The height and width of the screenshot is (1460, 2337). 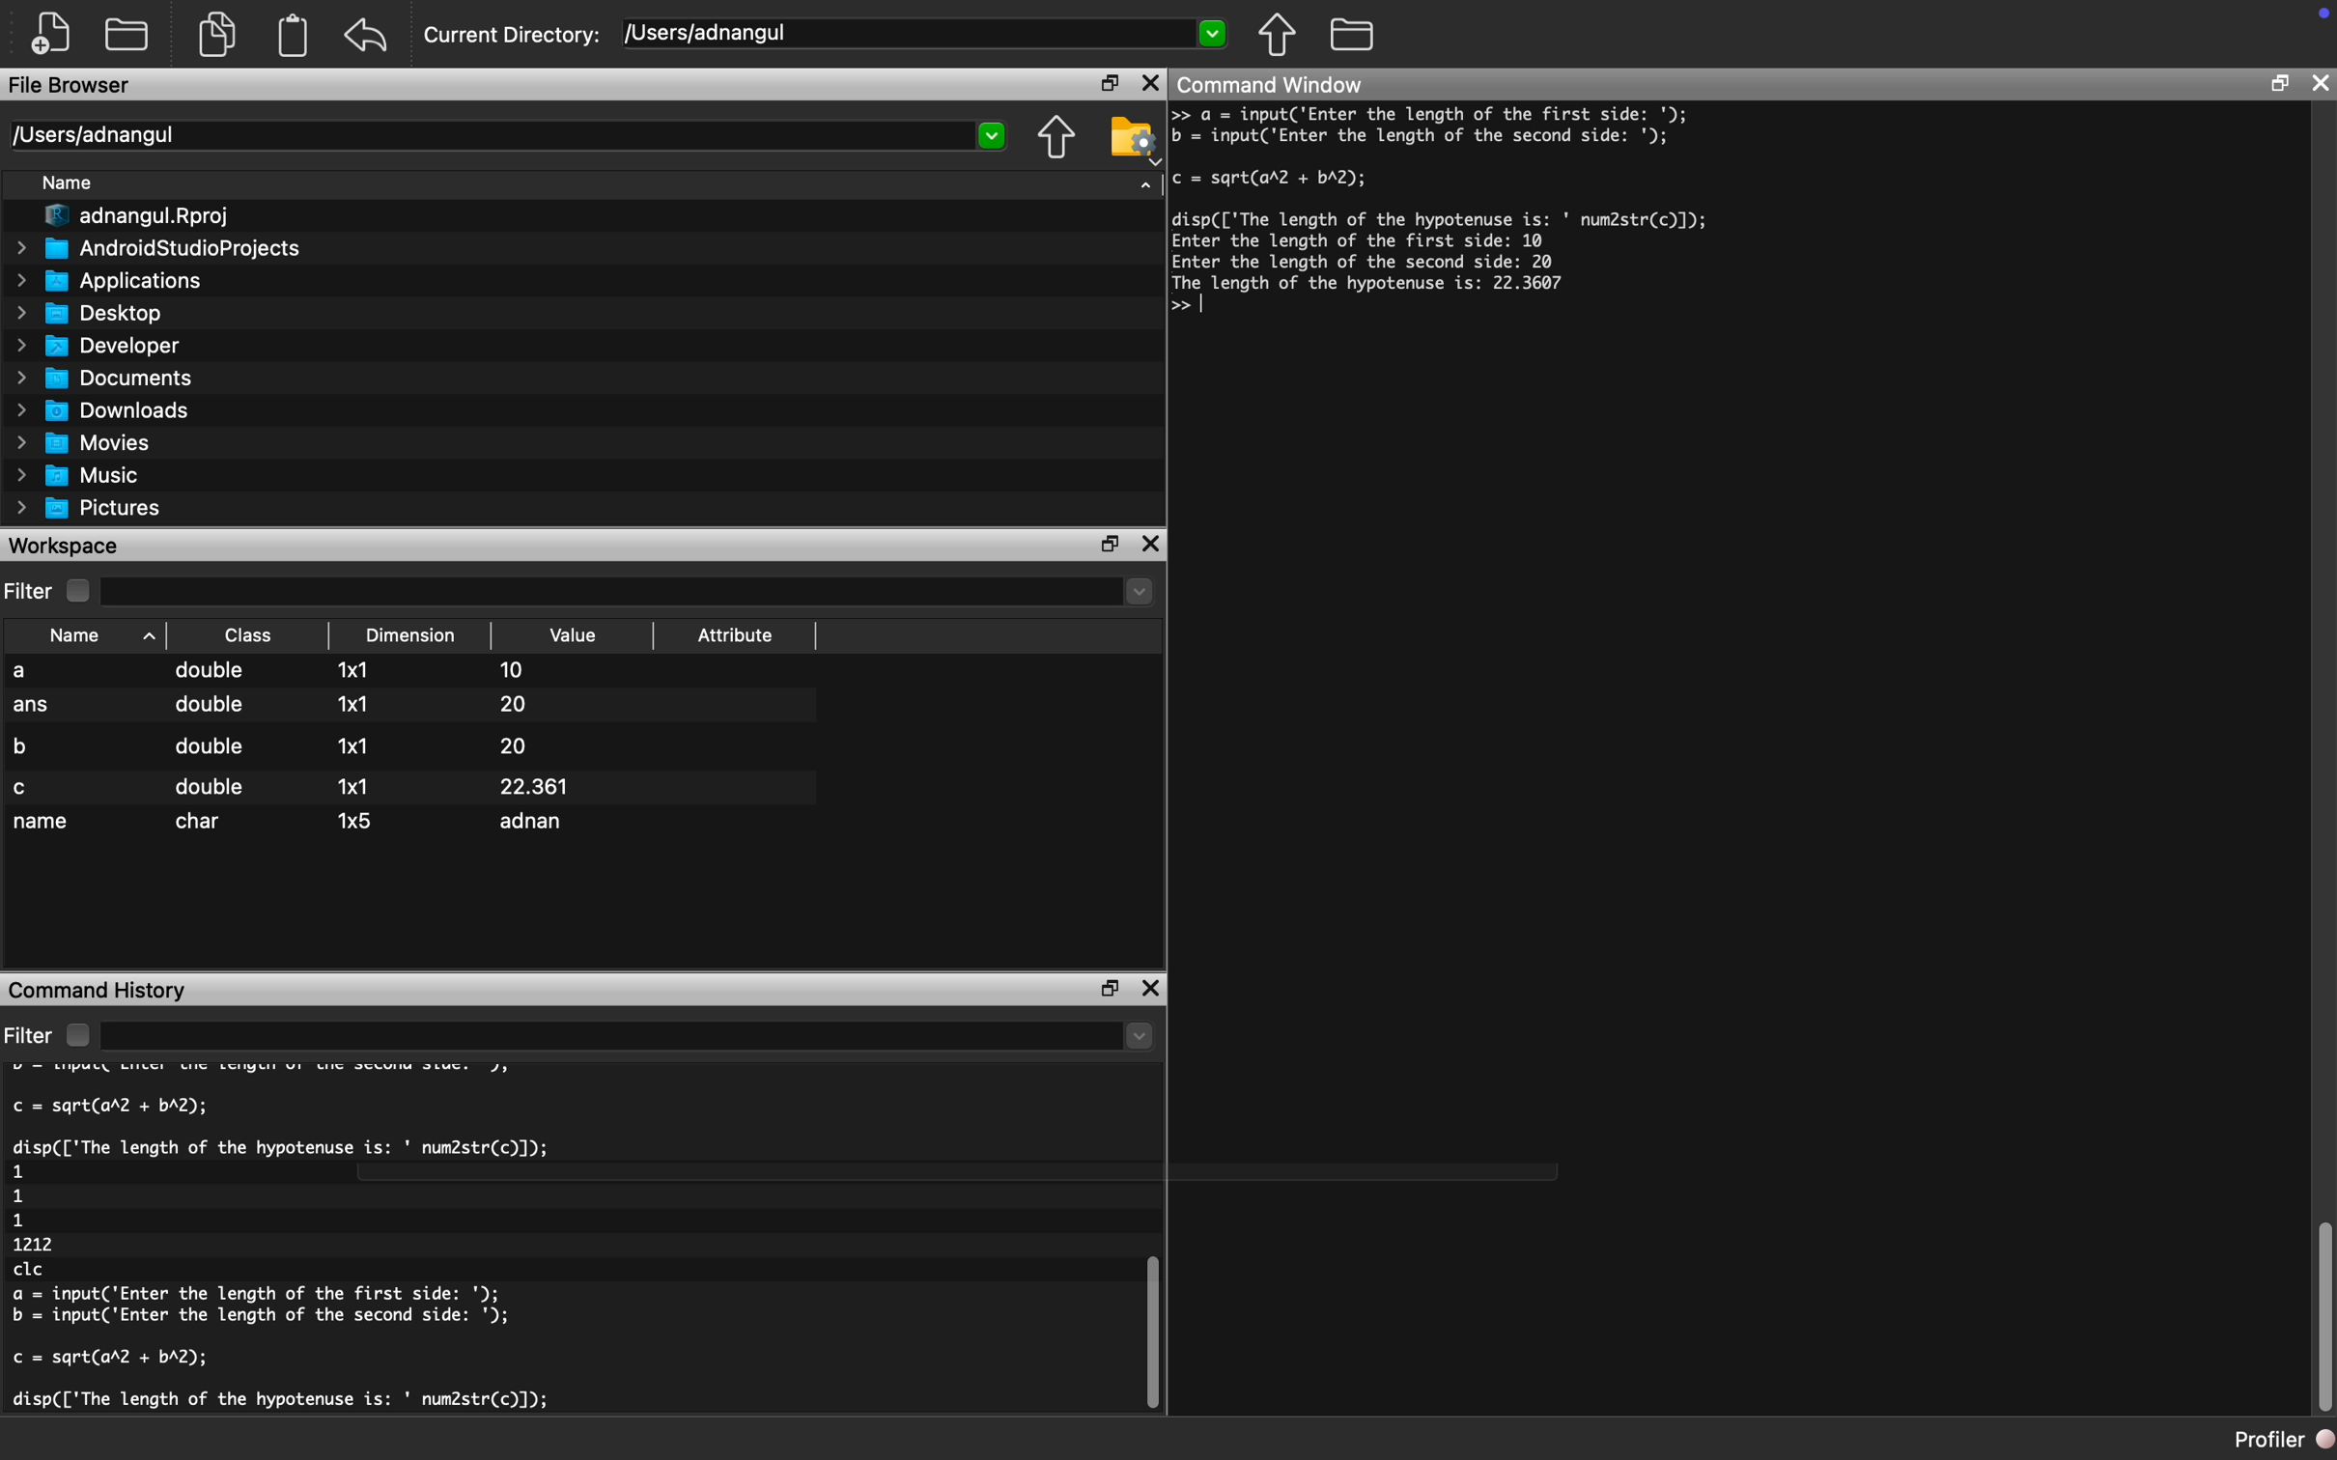 I want to click on typing cursor, so click(x=1209, y=304).